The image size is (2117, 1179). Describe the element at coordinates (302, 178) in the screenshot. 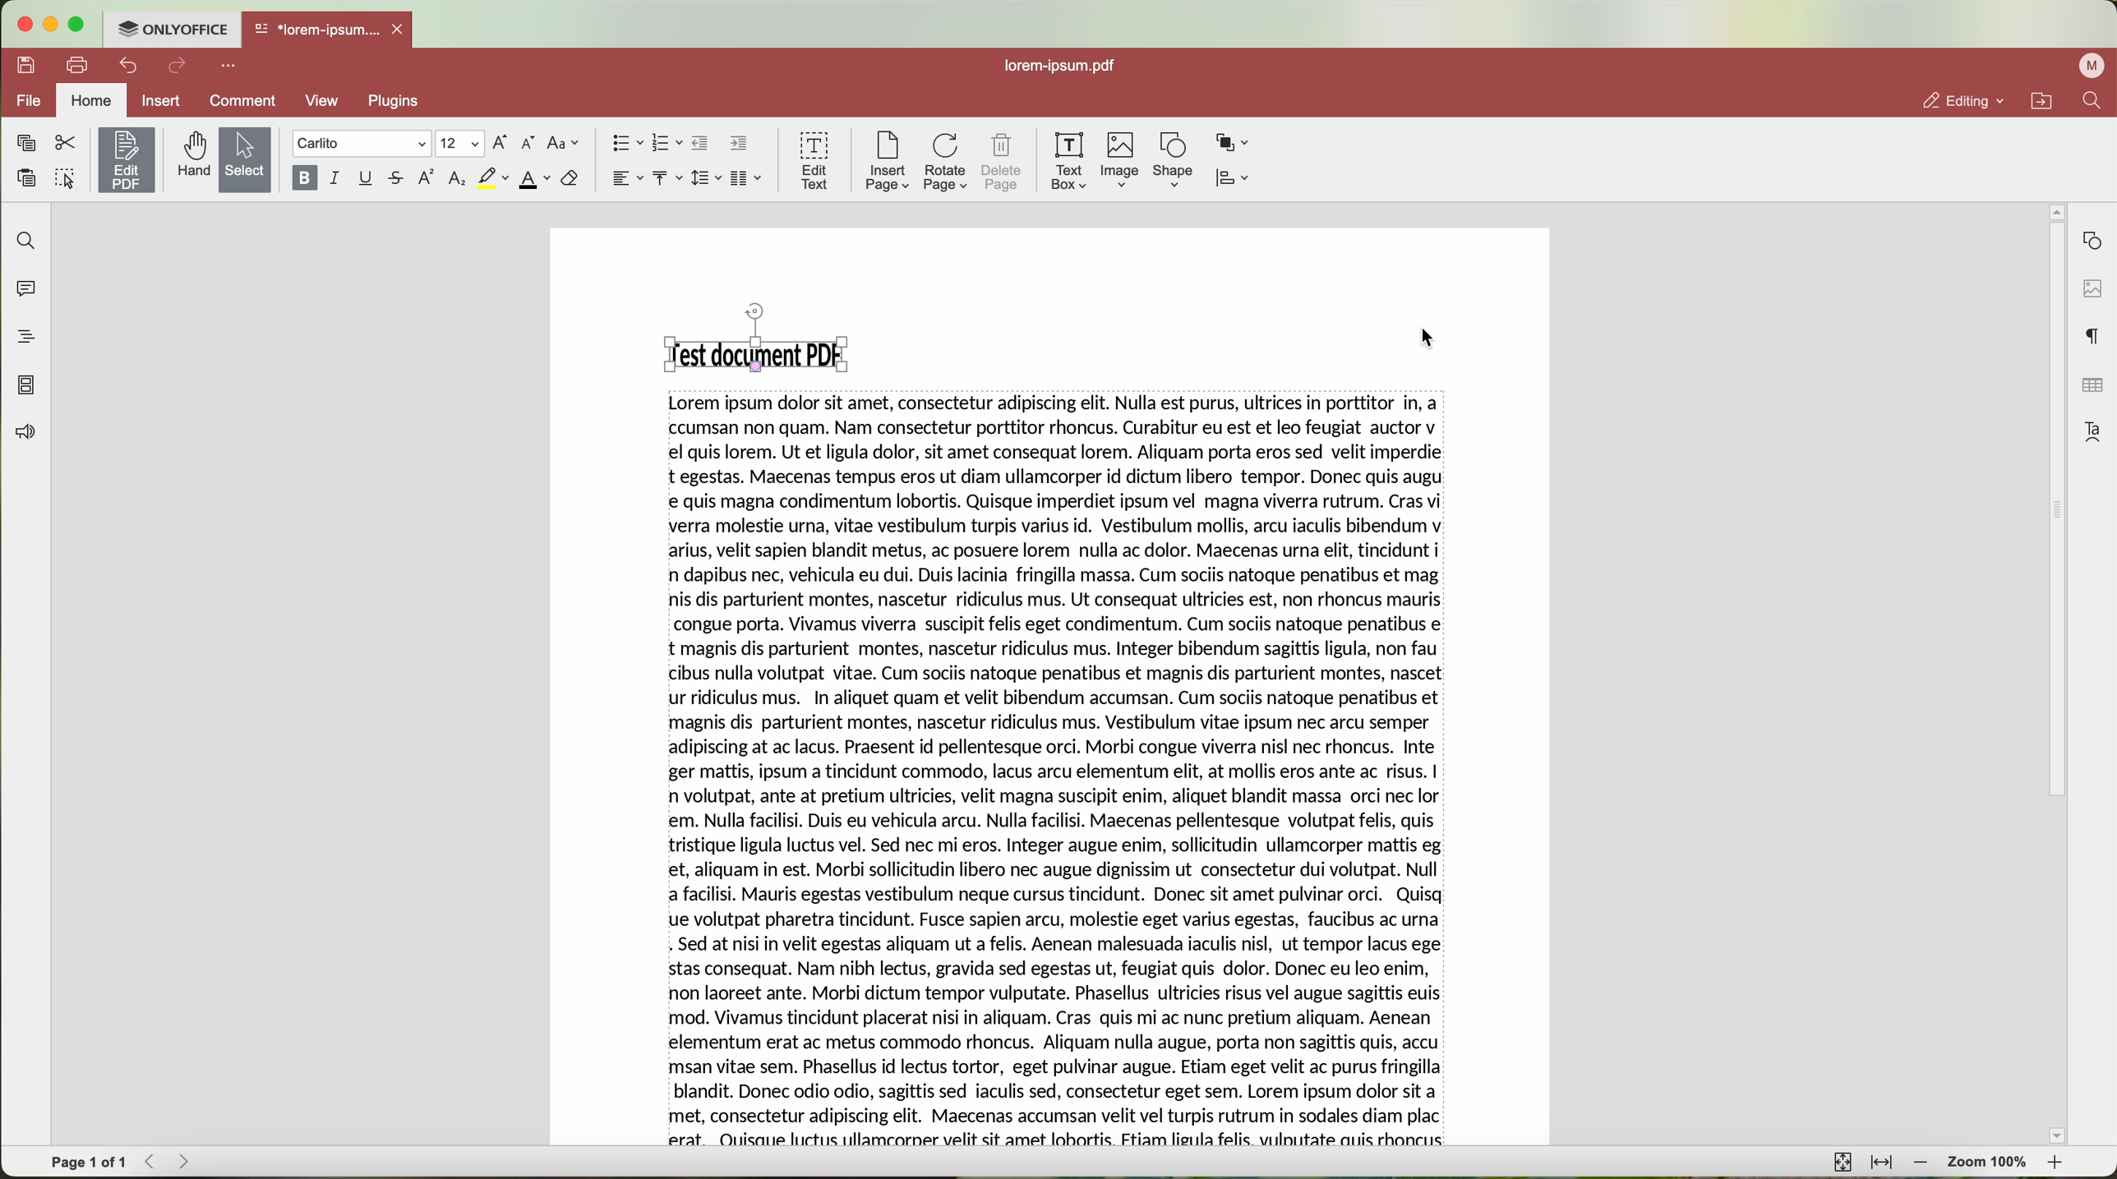

I see `bold` at that location.